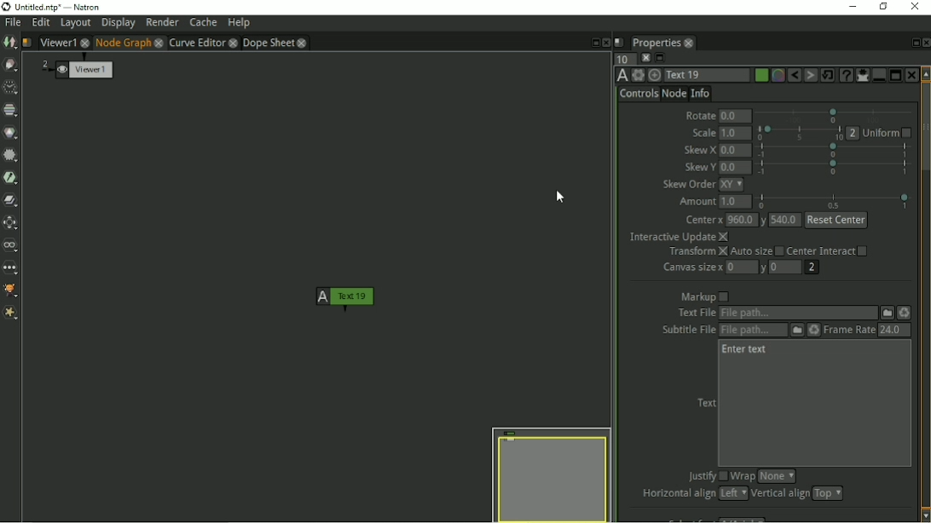 This screenshot has height=523, width=931. What do you see at coordinates (896, 73) in the screenshot?
I see `Separate panel ` at bounding box center [896, 73].